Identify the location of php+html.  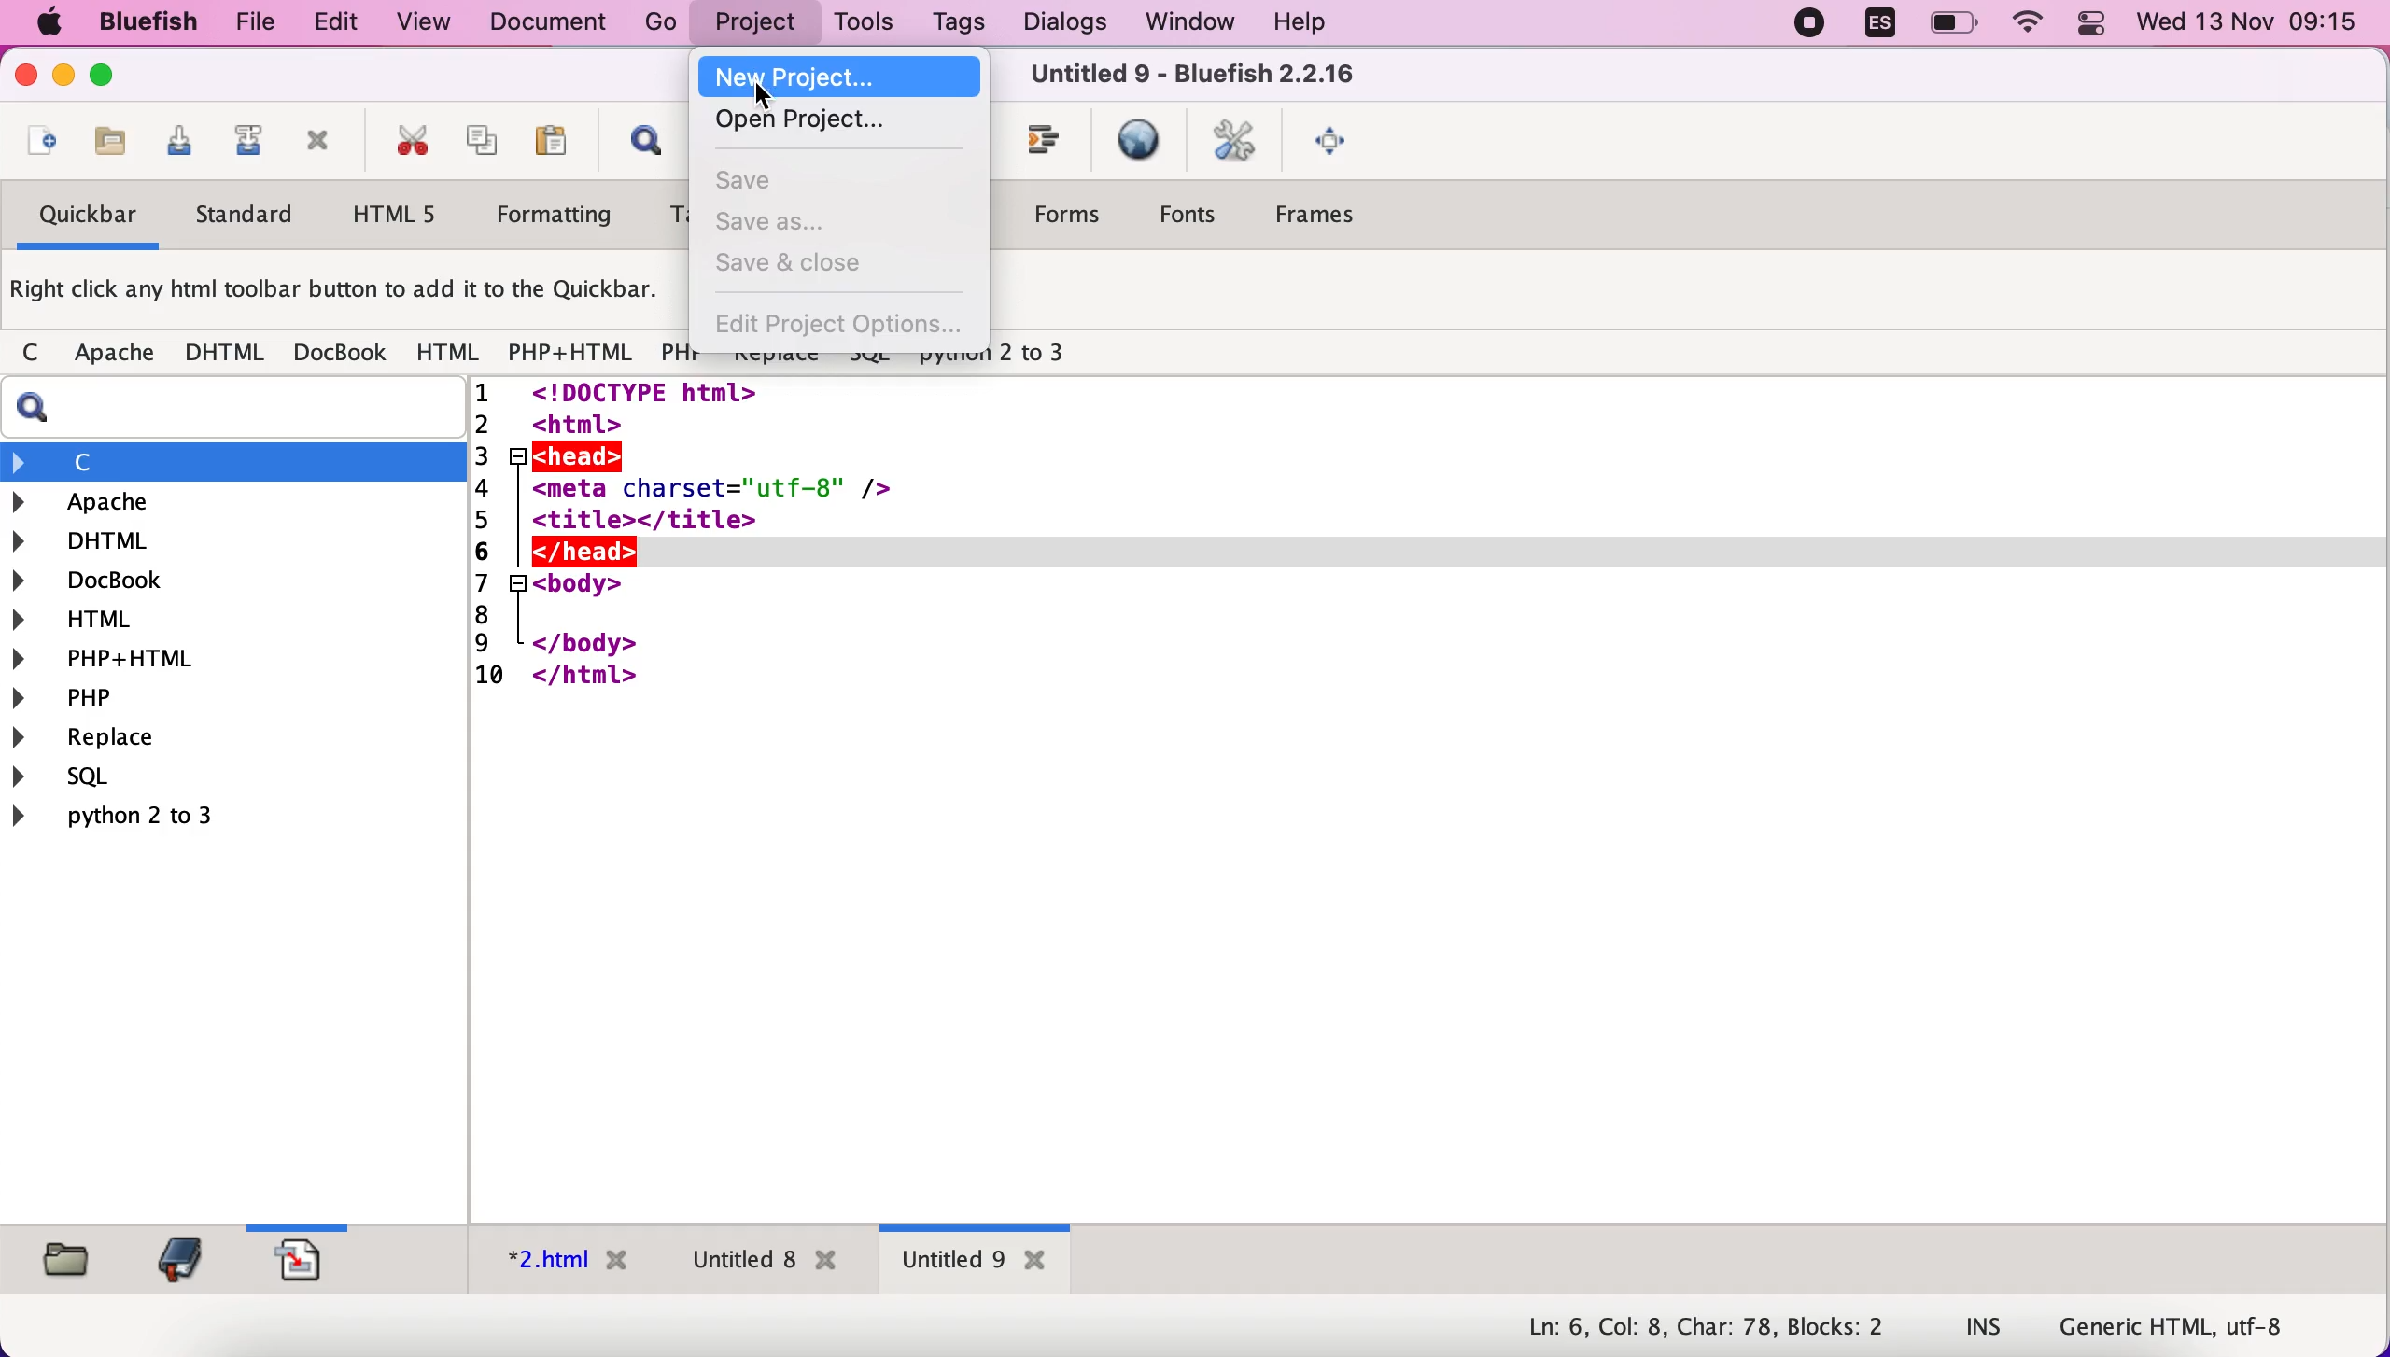
(569, 353).